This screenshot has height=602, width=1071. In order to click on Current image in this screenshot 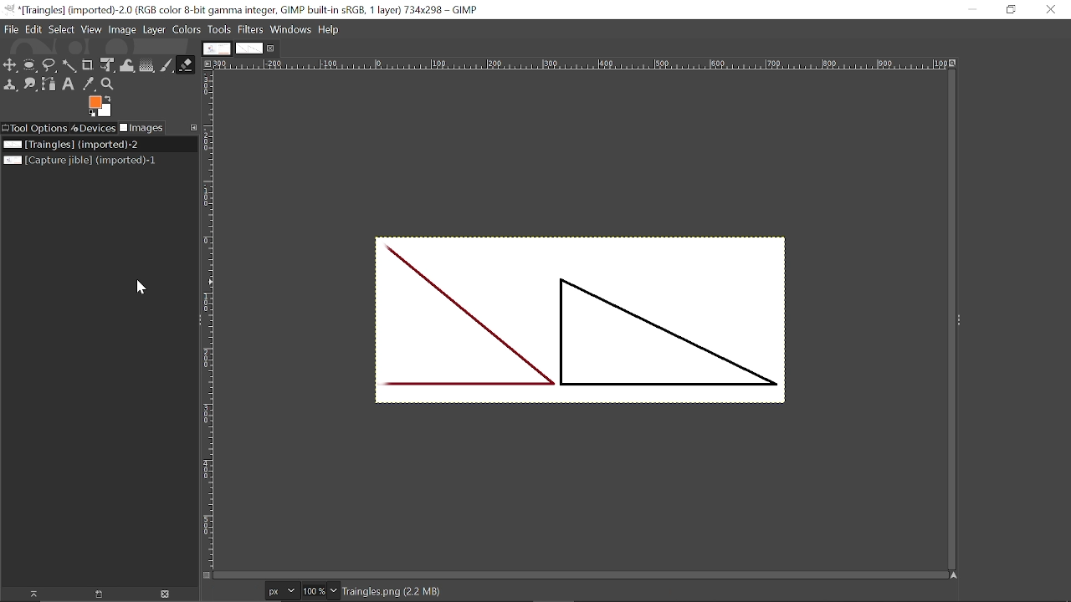, I will do `click(71, 145)`.